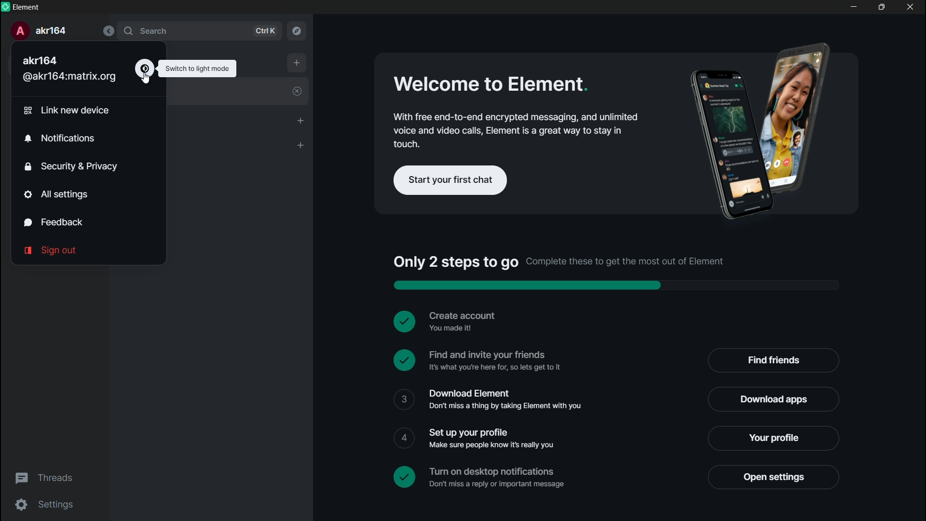  Describe the element at coordinates (265, 32) in the screenshot. I see `ctrl k` at that location.